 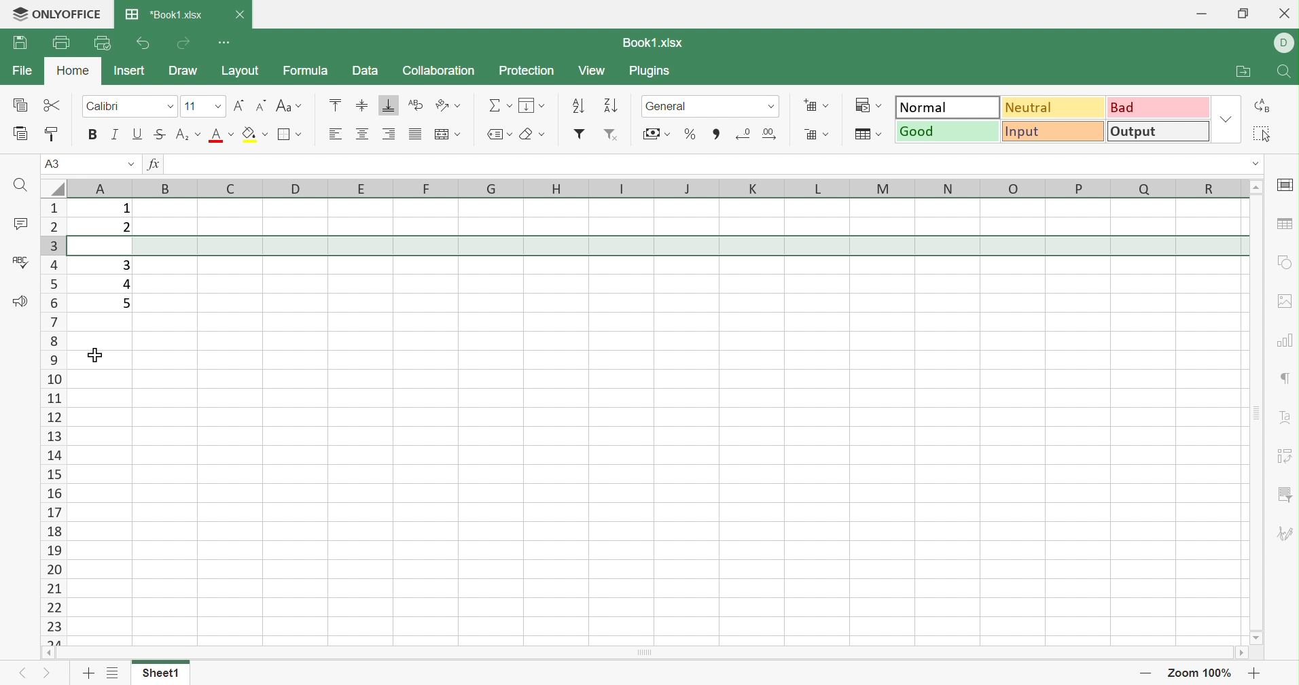 I want to click on Clear, so click(x=527, y=135).